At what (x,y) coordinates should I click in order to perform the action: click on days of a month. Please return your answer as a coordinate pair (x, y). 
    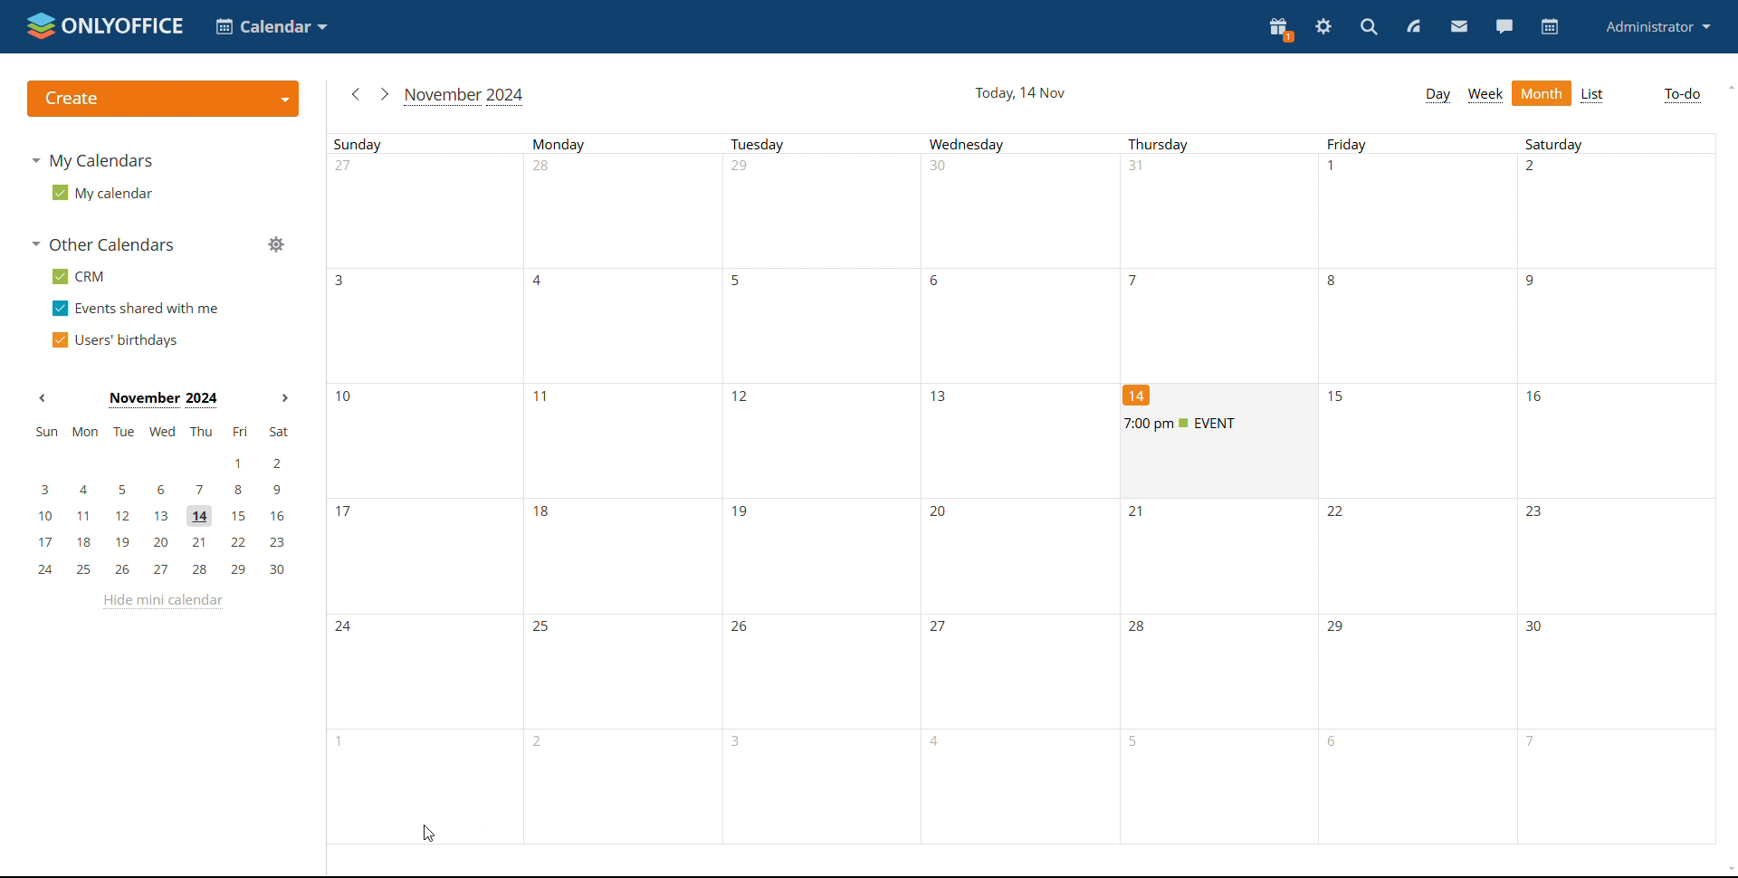
    Looking at the image, I should click on (508, 500).